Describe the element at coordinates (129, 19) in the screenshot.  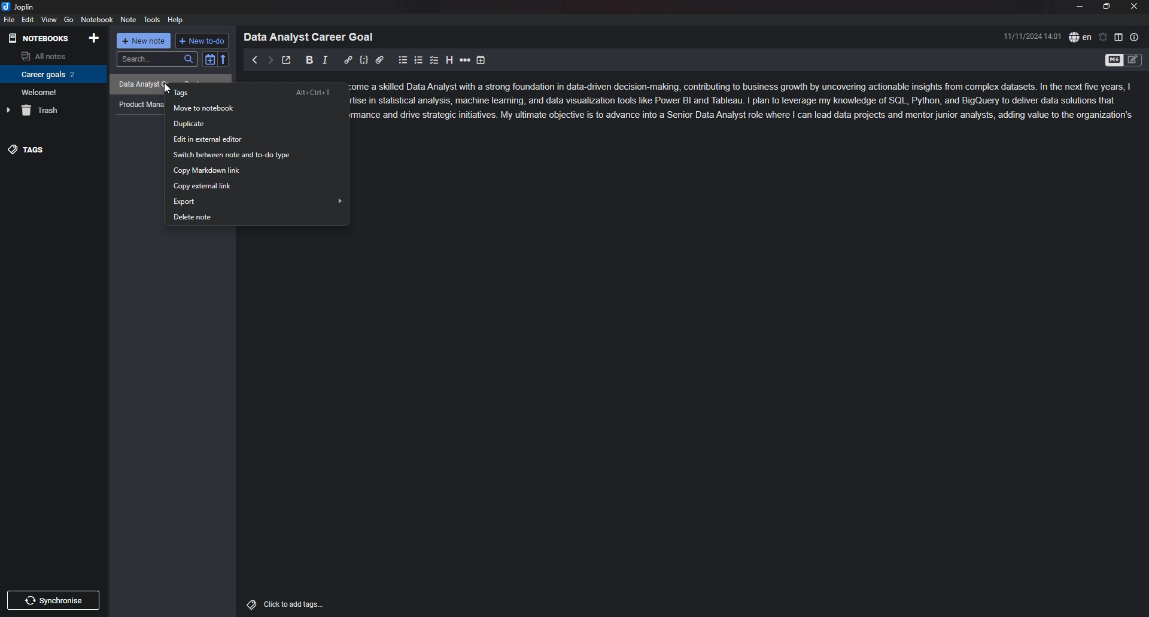
I see `note` at that location.